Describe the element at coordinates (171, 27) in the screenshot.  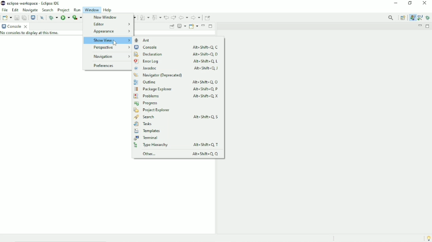
I see `Pin Console` at that location.